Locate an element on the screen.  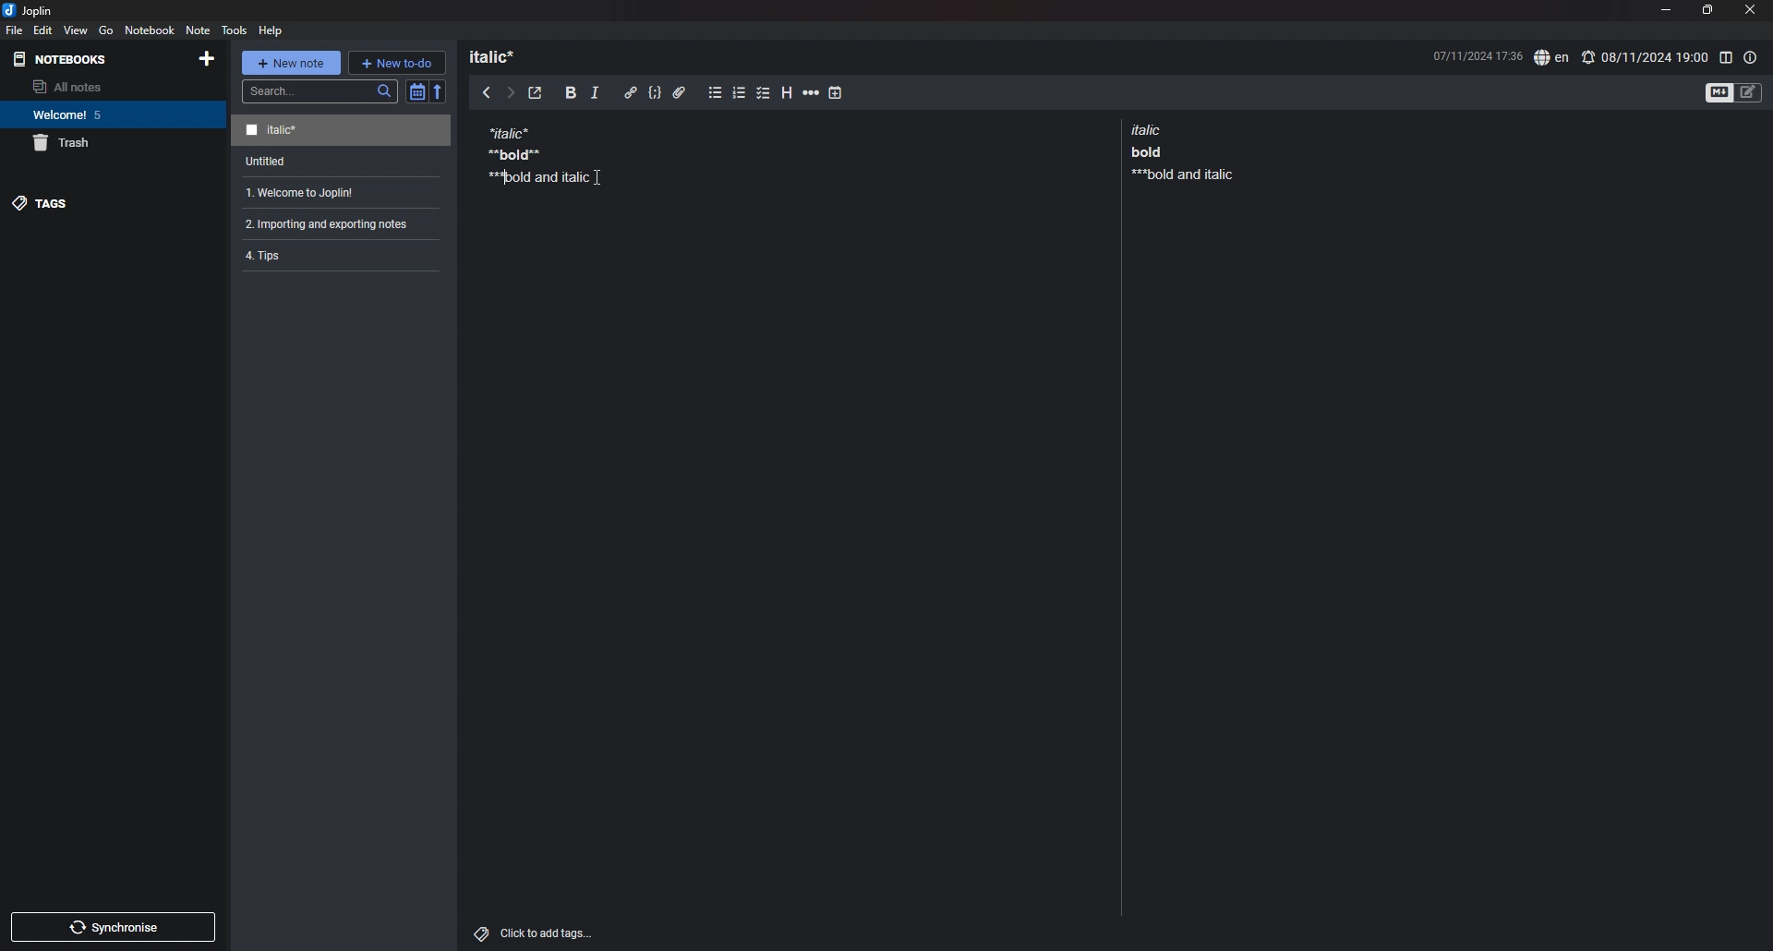
set alarm is located at coordinates (1645, 56).